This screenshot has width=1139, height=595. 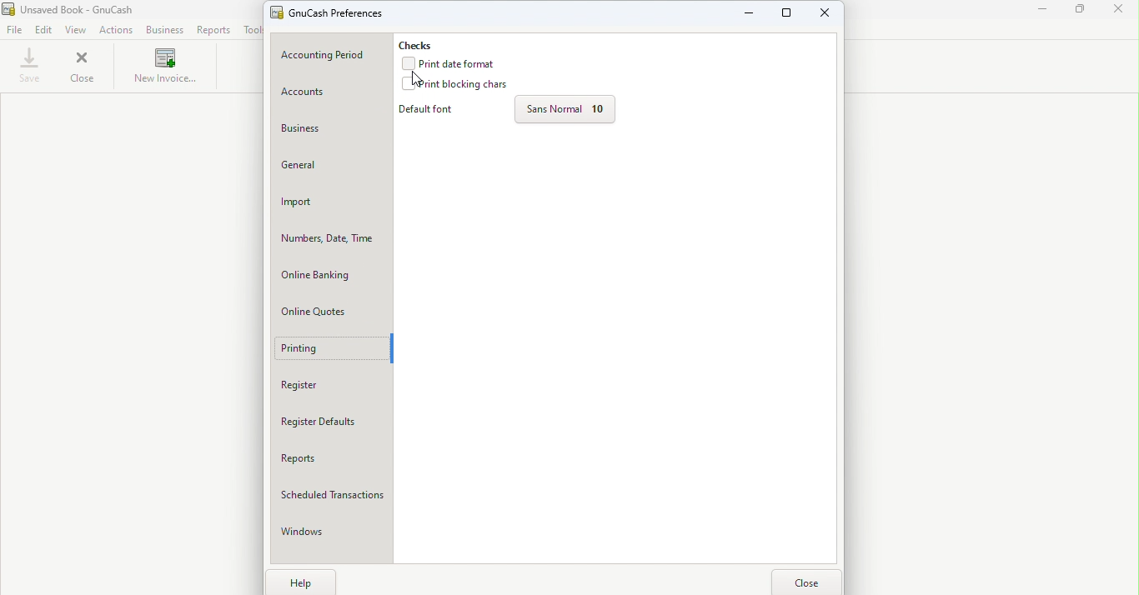 I want to click on Save, so click(x=30, y=66).